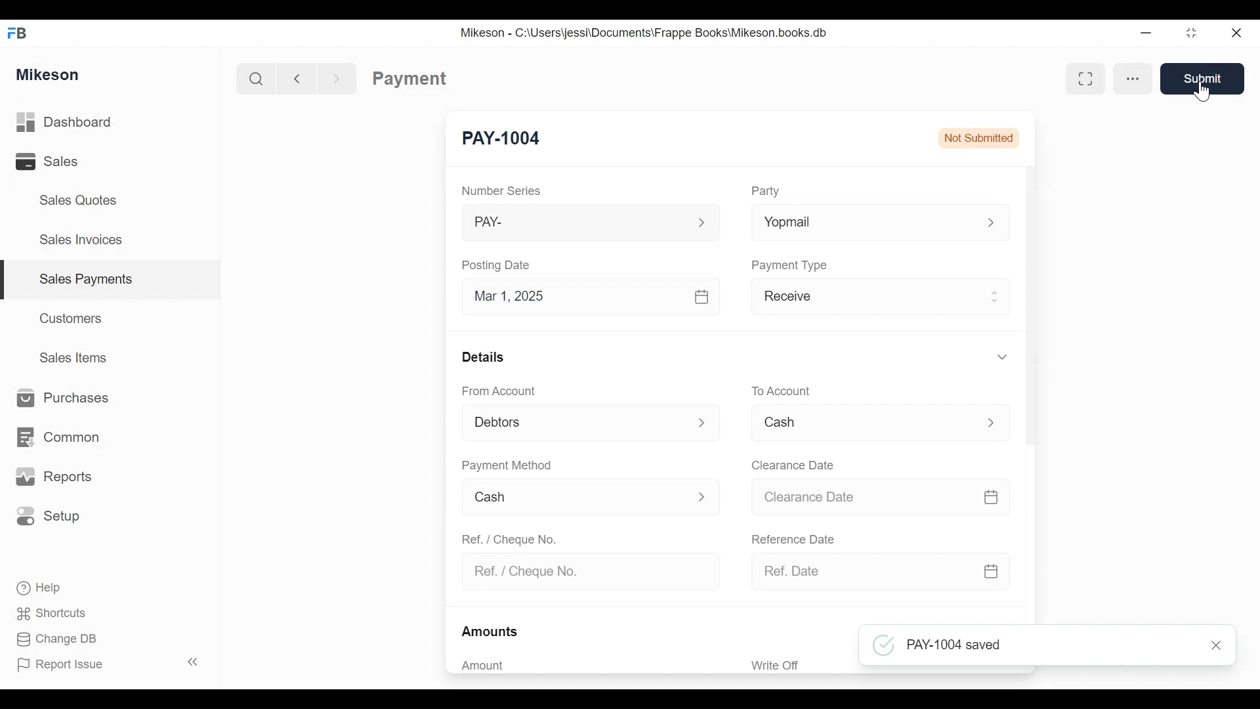 This screenshot has height=709, width=1260. What do you see at coordinates (1136, 81) in the screenshot?
I see `More options` at bounding box center [1136, 81].